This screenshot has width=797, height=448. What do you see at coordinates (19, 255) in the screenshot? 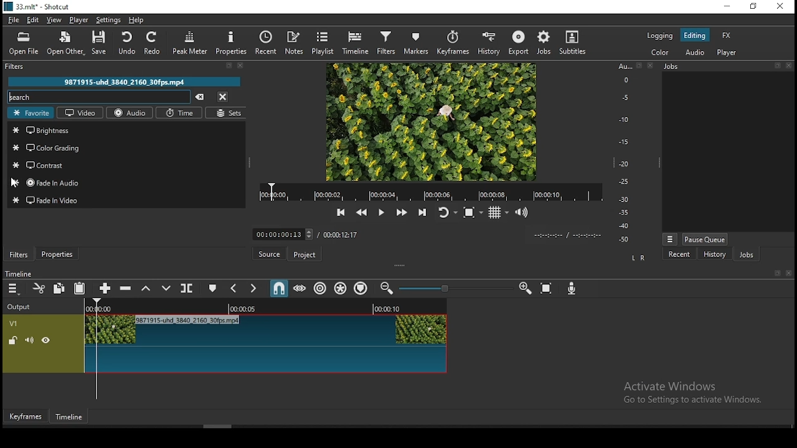
I see `filters` at bounding box center [19, 255].